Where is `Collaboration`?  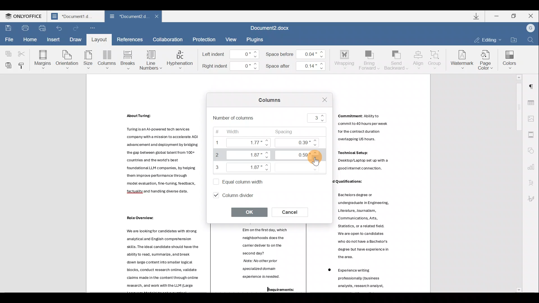 Collaboration is located at coordinates (168, 39).